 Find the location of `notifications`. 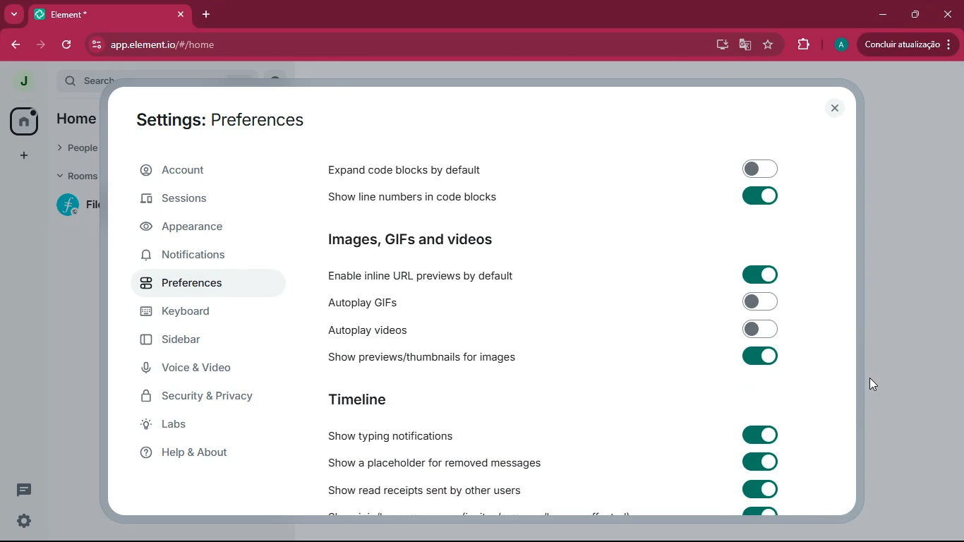

notifications is located at coordinates (195, 258).